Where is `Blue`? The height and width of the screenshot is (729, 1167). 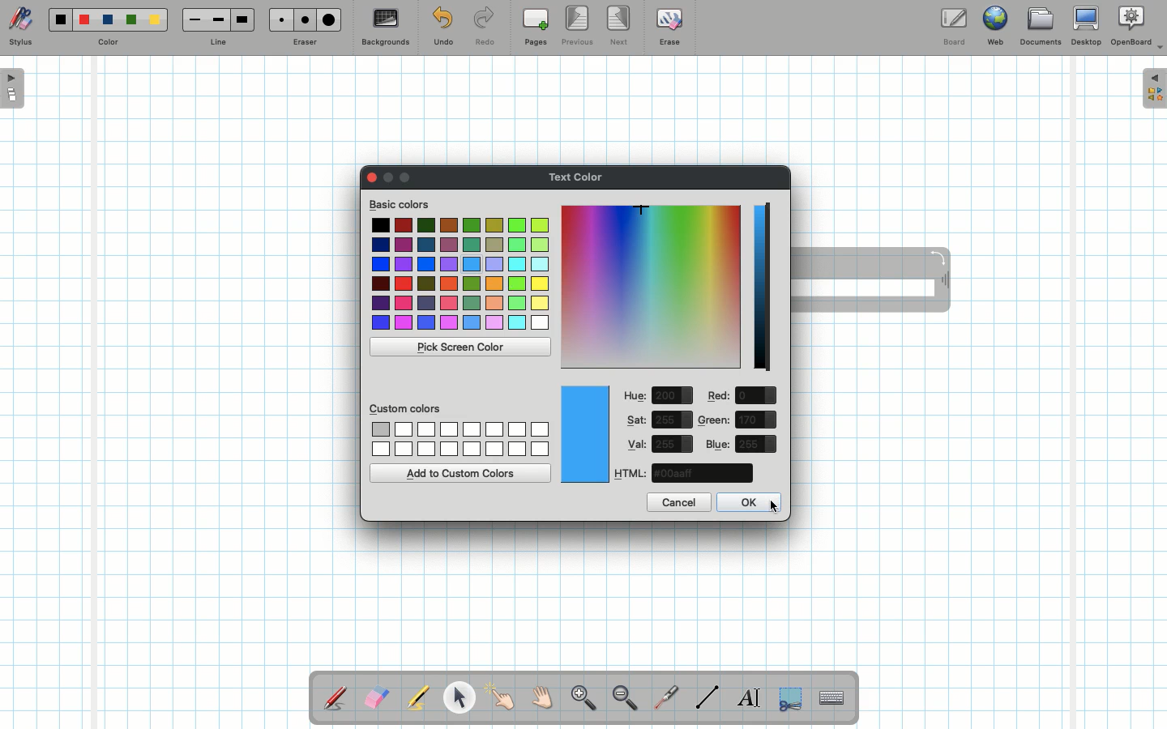
Blue is located at coordinates (109, 20).